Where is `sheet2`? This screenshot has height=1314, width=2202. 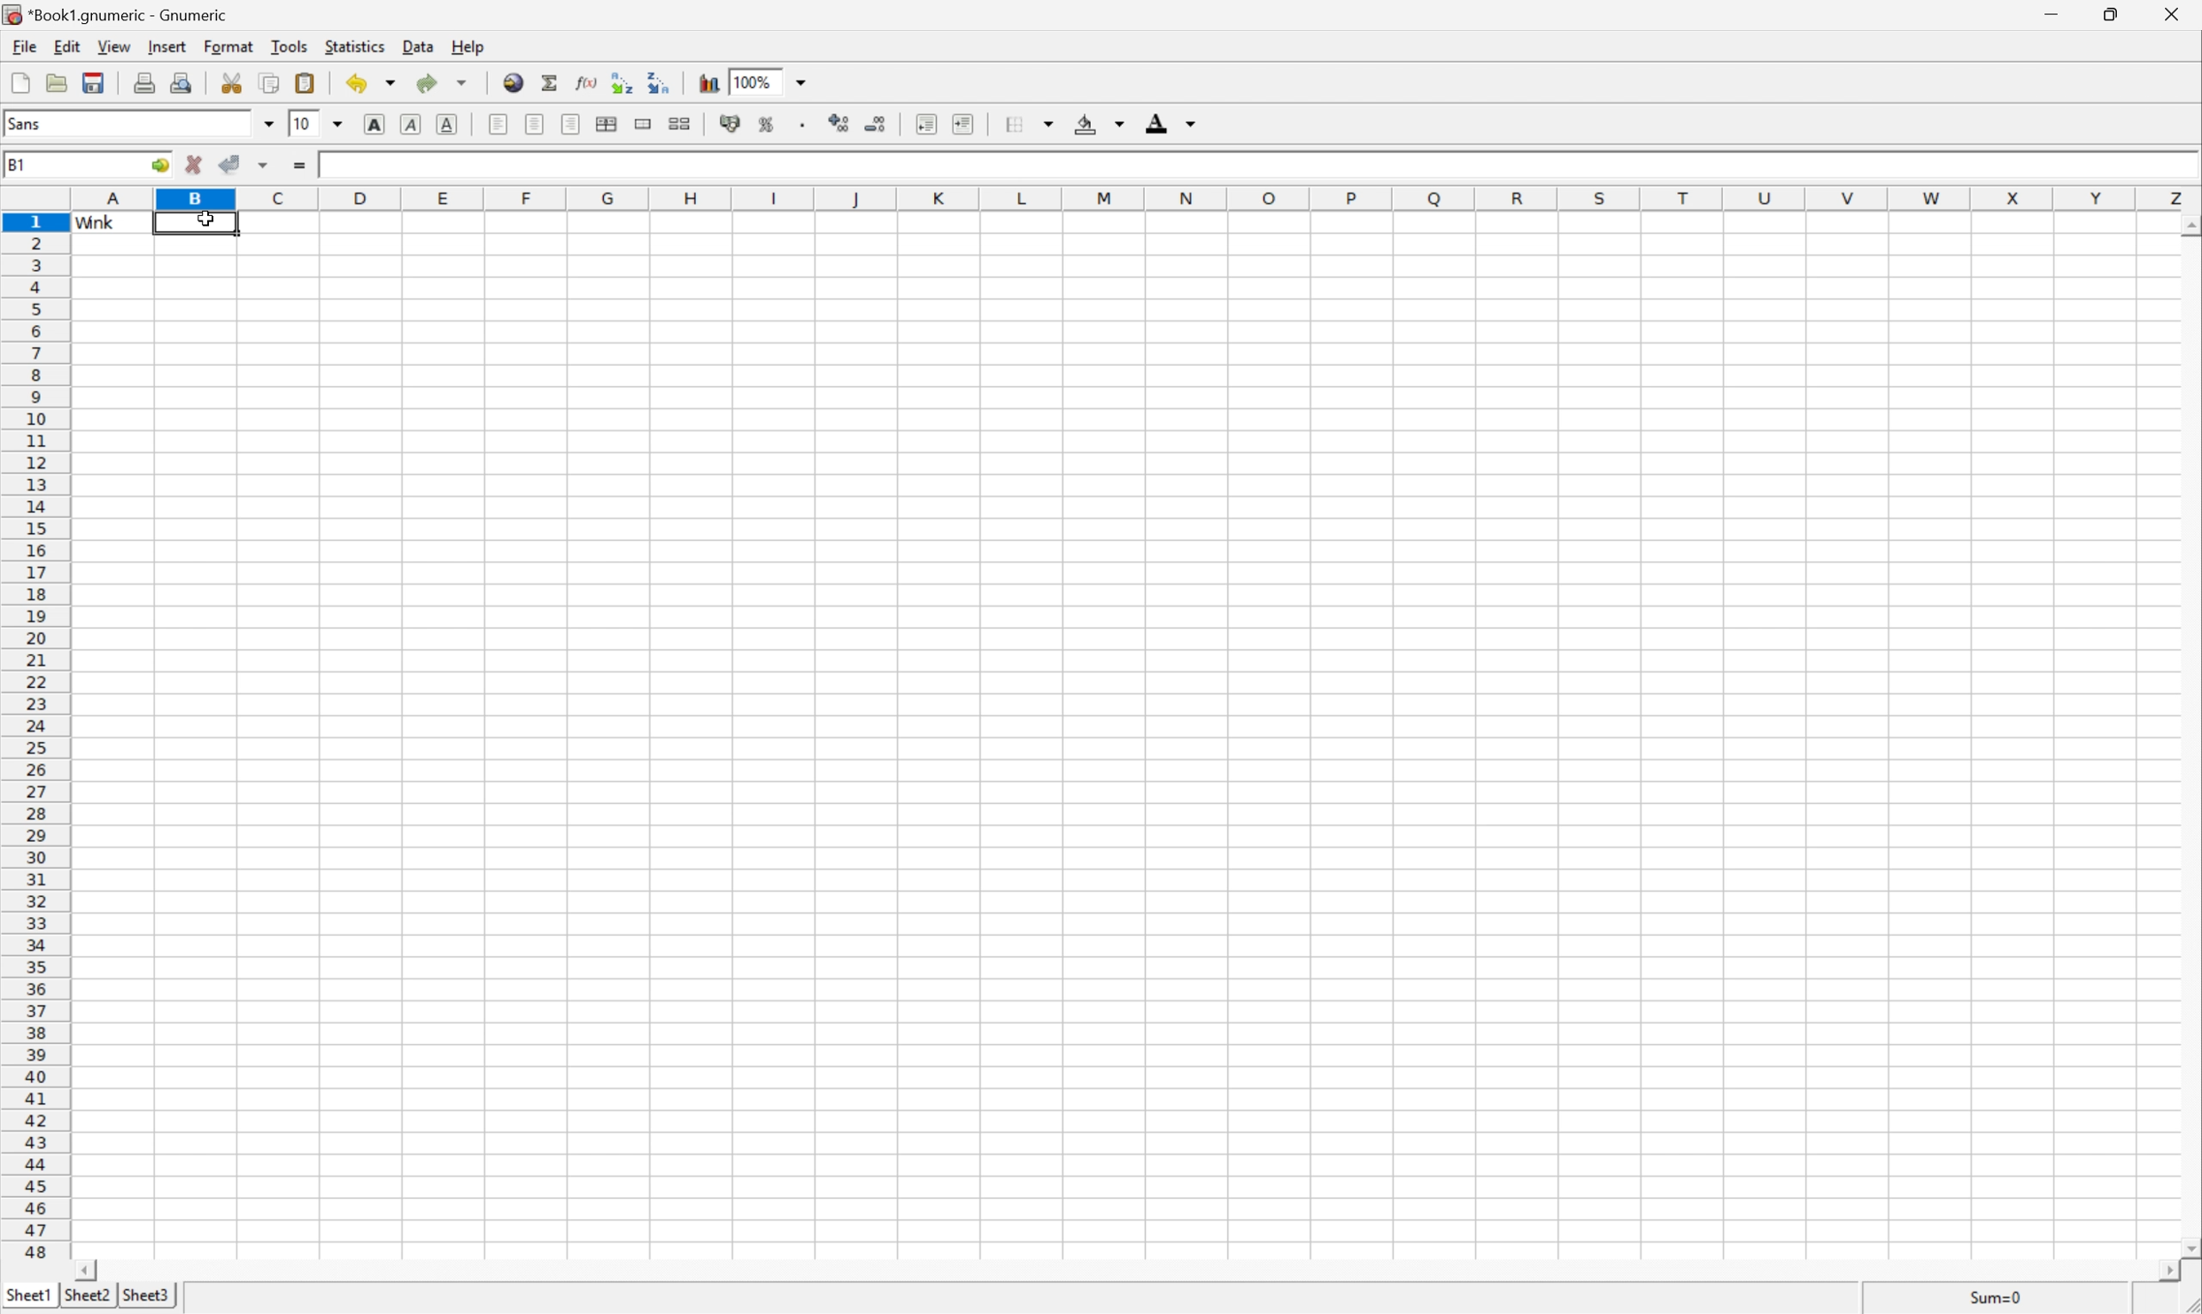 sheet2 is located at coordinates (83, 1297).